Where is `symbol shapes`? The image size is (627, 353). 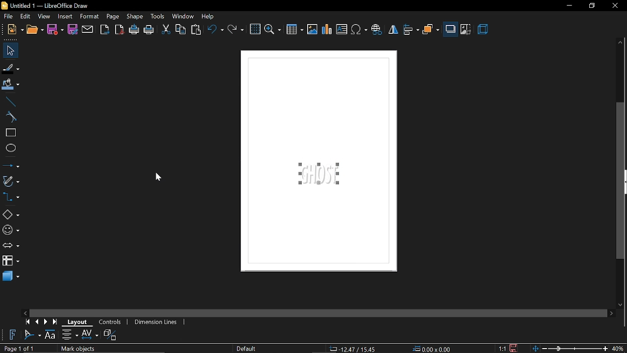 symbol shapes is located at coordinates (11, 231).